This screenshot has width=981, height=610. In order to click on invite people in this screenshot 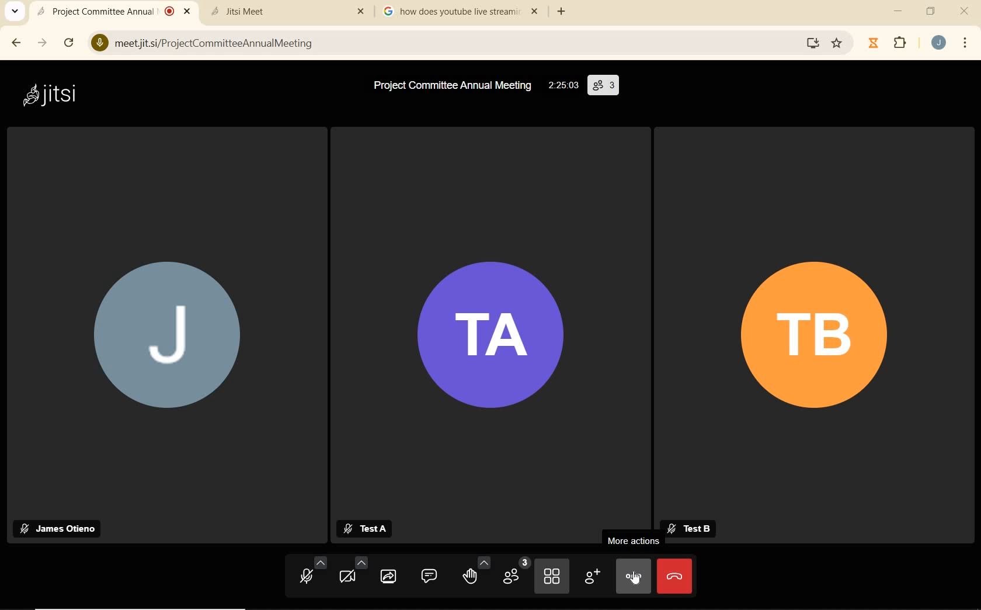, I will do `click(592, 576)`.